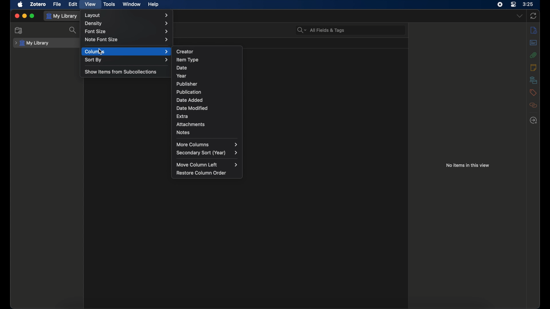 Image resolution: width=550 pixels, height=309 pixels. What do you see at coordinates (121, 72) in the screenshot?
I see `show items from subcollections` at bounding box center [121, 72].